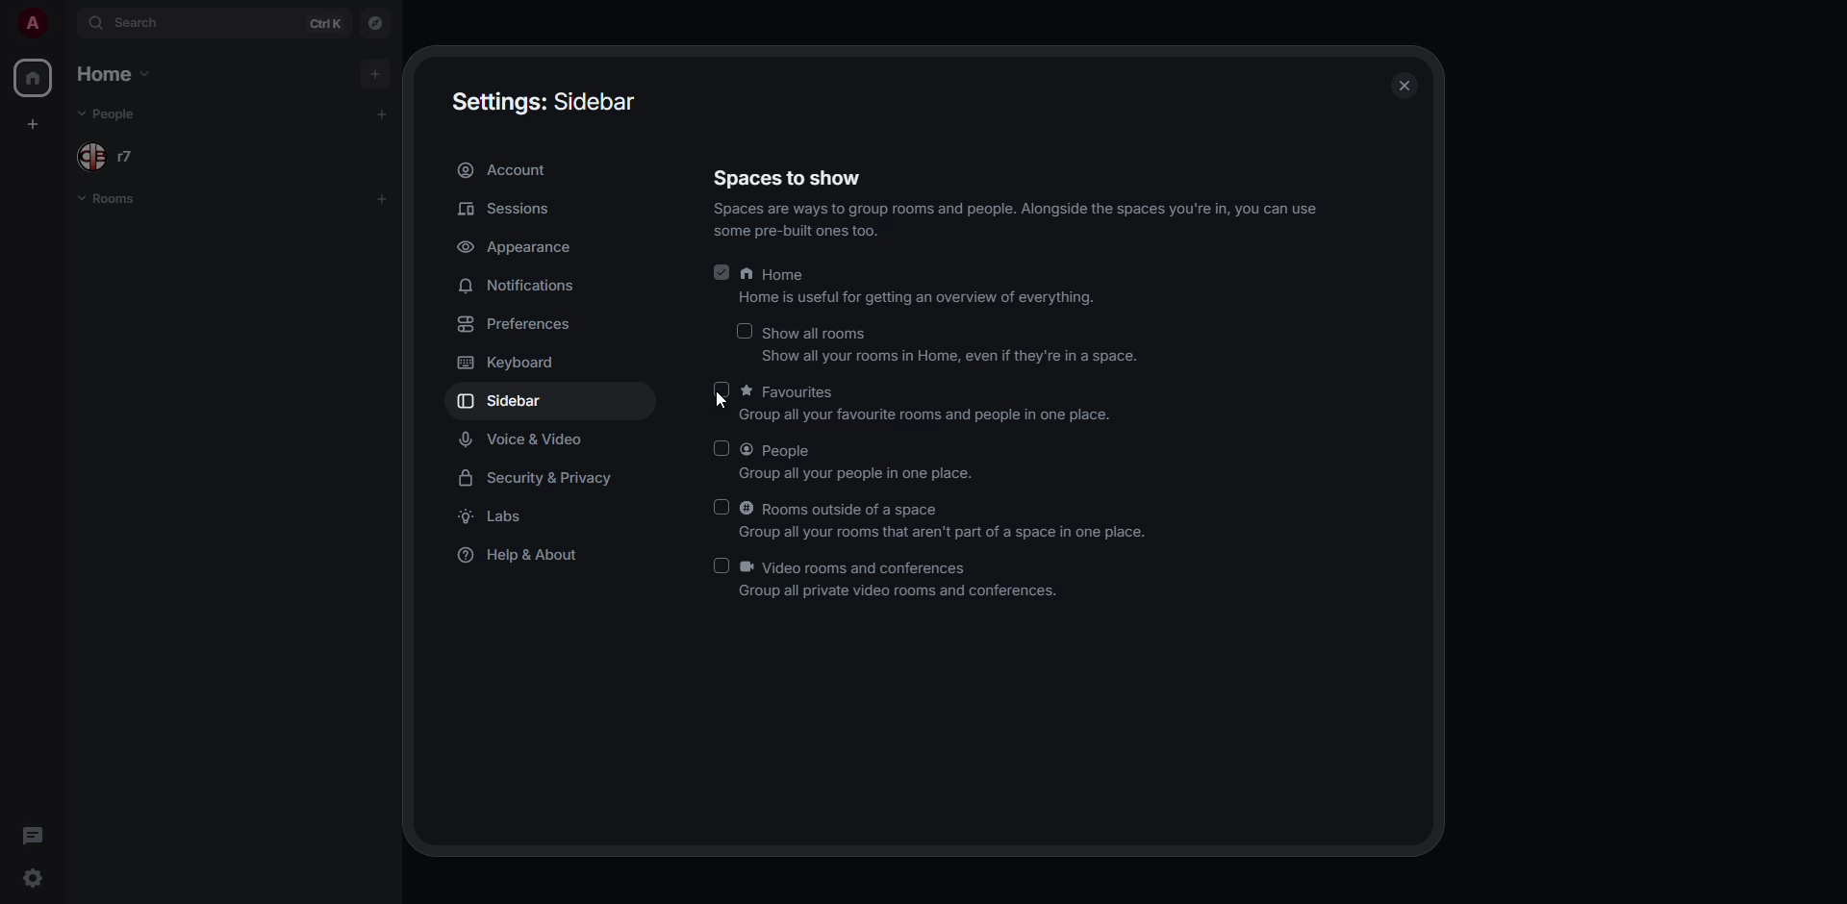 The width and height of the screenshot is (1847, 904). What do you see at coordinates (525, 555) in the screenshot?
I see `help & about` at bounding box center [525, 555].